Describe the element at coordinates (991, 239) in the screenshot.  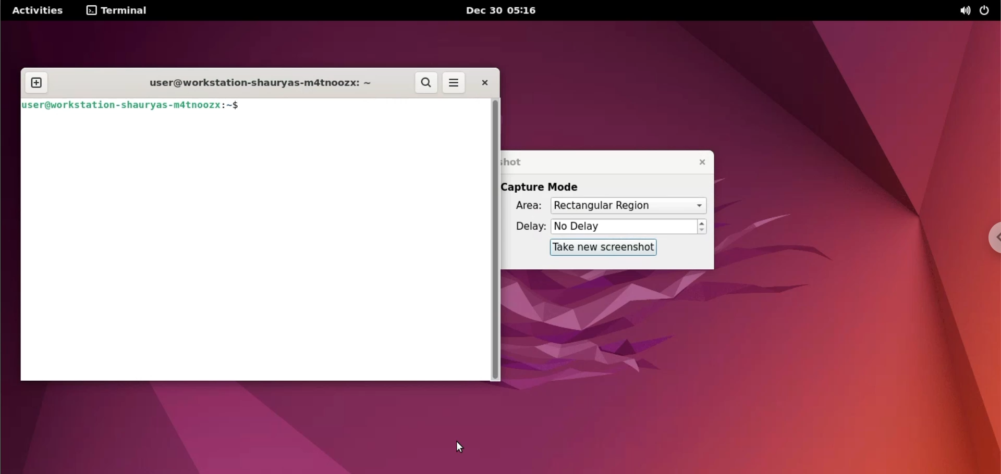
I see `chrome options` at that location.